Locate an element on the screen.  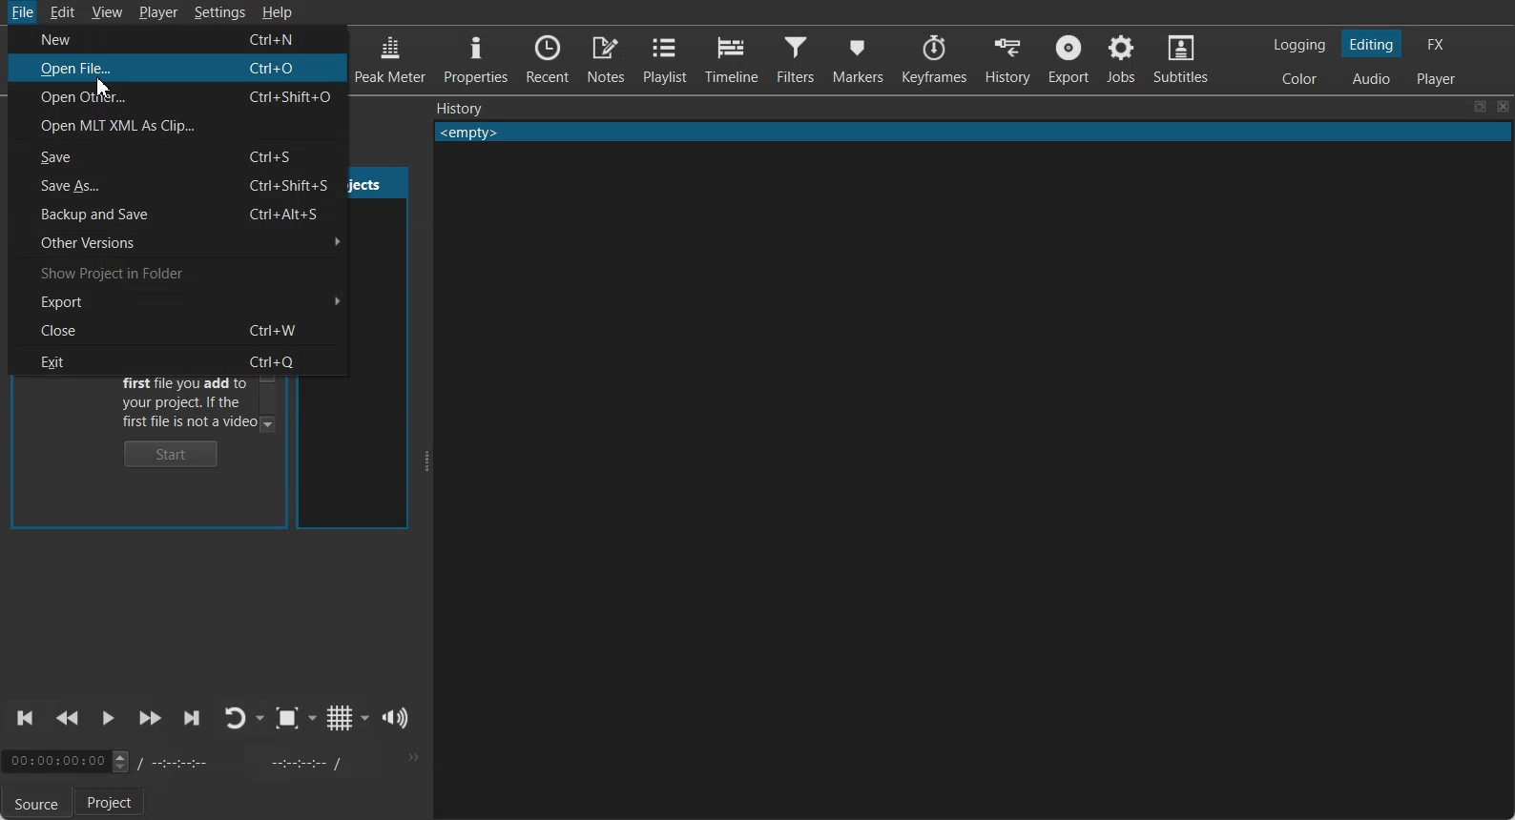
Skip to previous point is located at coordinates (27, 718).